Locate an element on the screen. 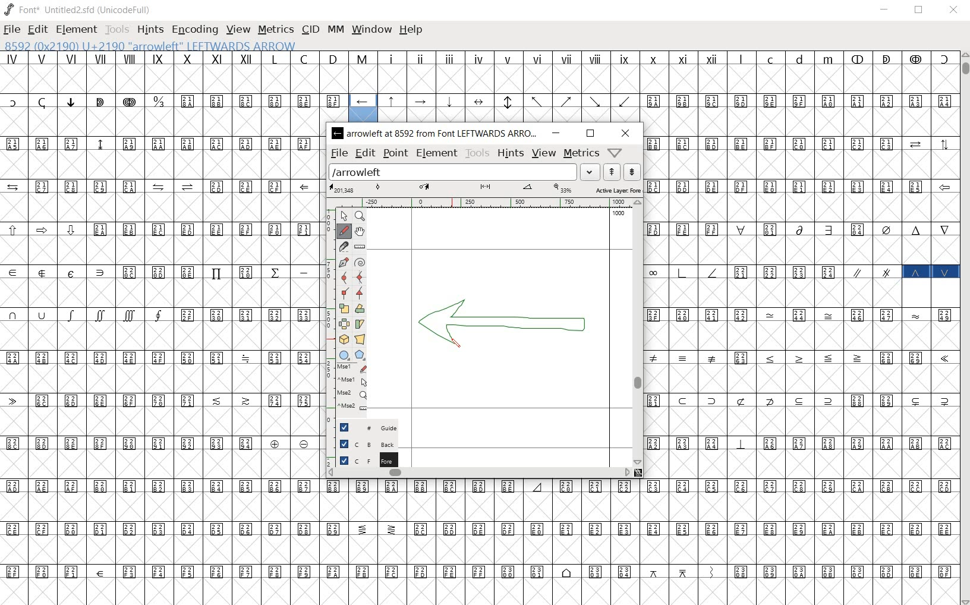 The height and width of the screenshot is (605, 970). measure a distance, angle between points is located at coordinates (359, 248).